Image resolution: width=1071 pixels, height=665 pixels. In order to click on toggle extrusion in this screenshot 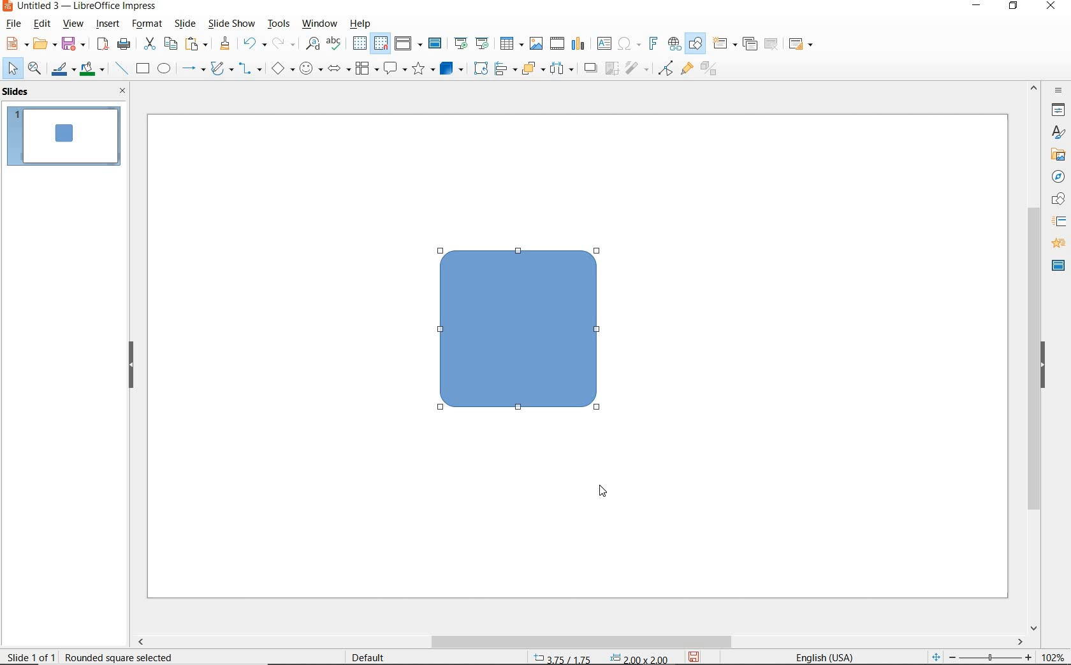, I will do `click(708, 70)`.